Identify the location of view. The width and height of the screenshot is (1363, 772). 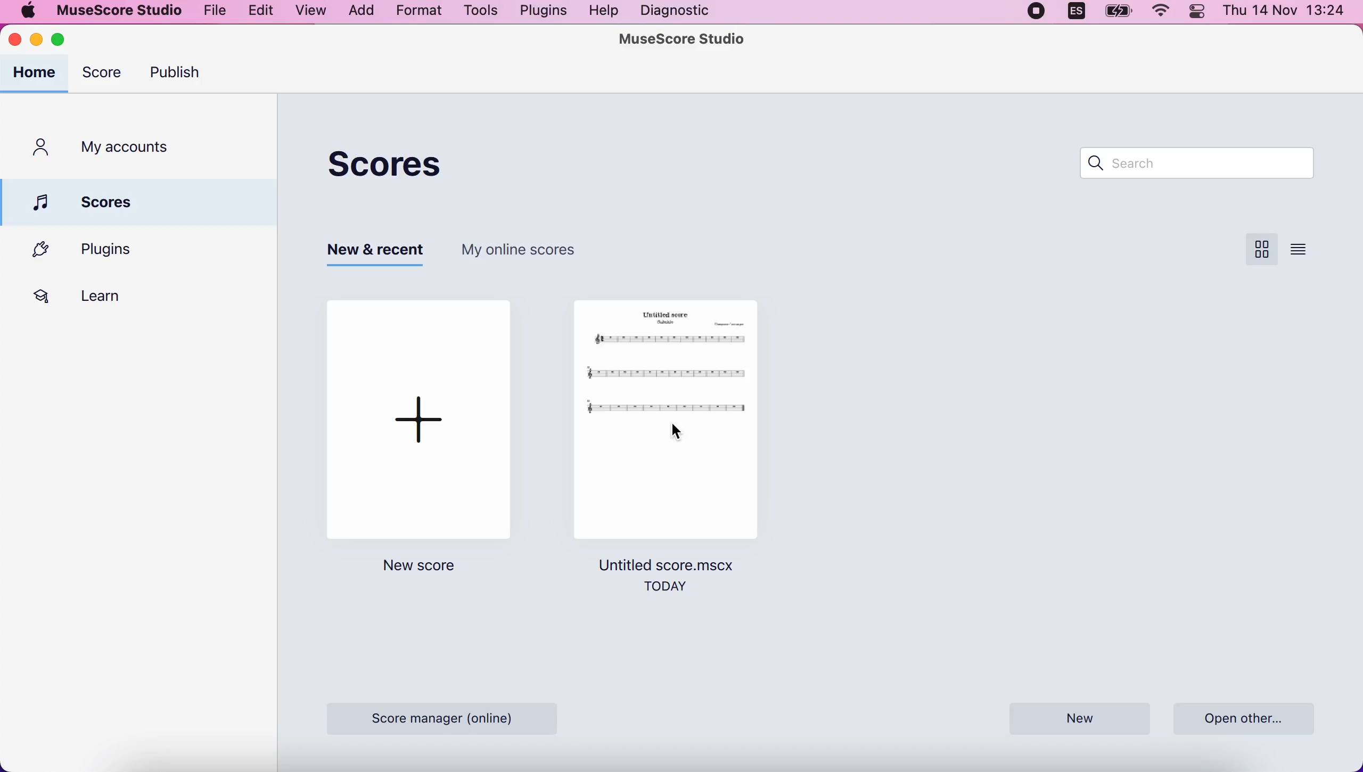
(309, 12).